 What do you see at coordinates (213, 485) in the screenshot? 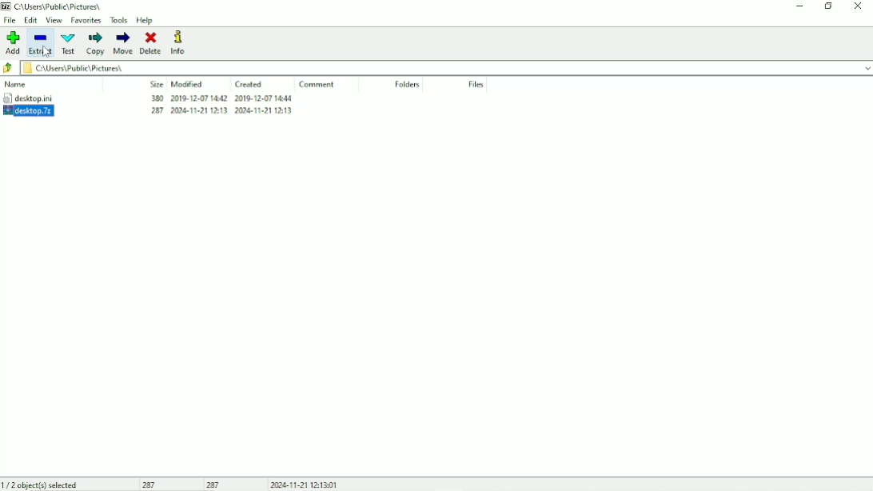
I see `287` at bounding box center [213, 485].